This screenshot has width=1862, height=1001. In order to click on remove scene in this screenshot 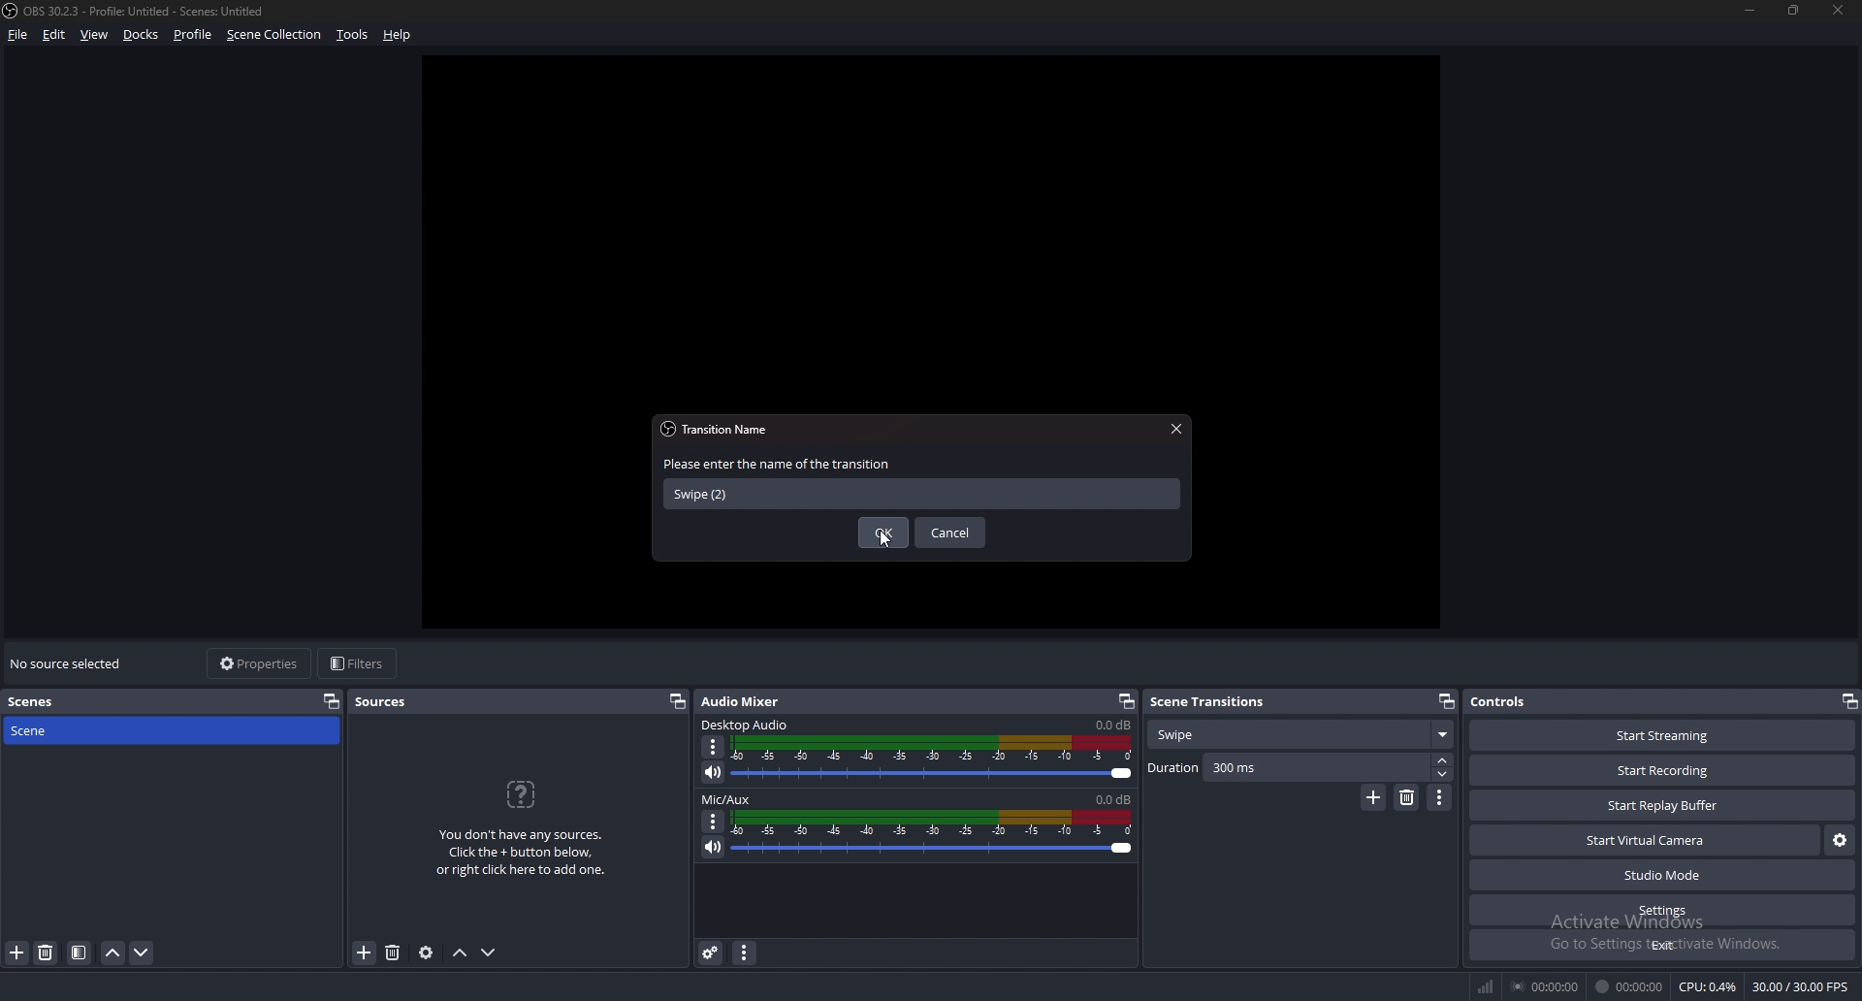, I will do `click(48, 952)`.